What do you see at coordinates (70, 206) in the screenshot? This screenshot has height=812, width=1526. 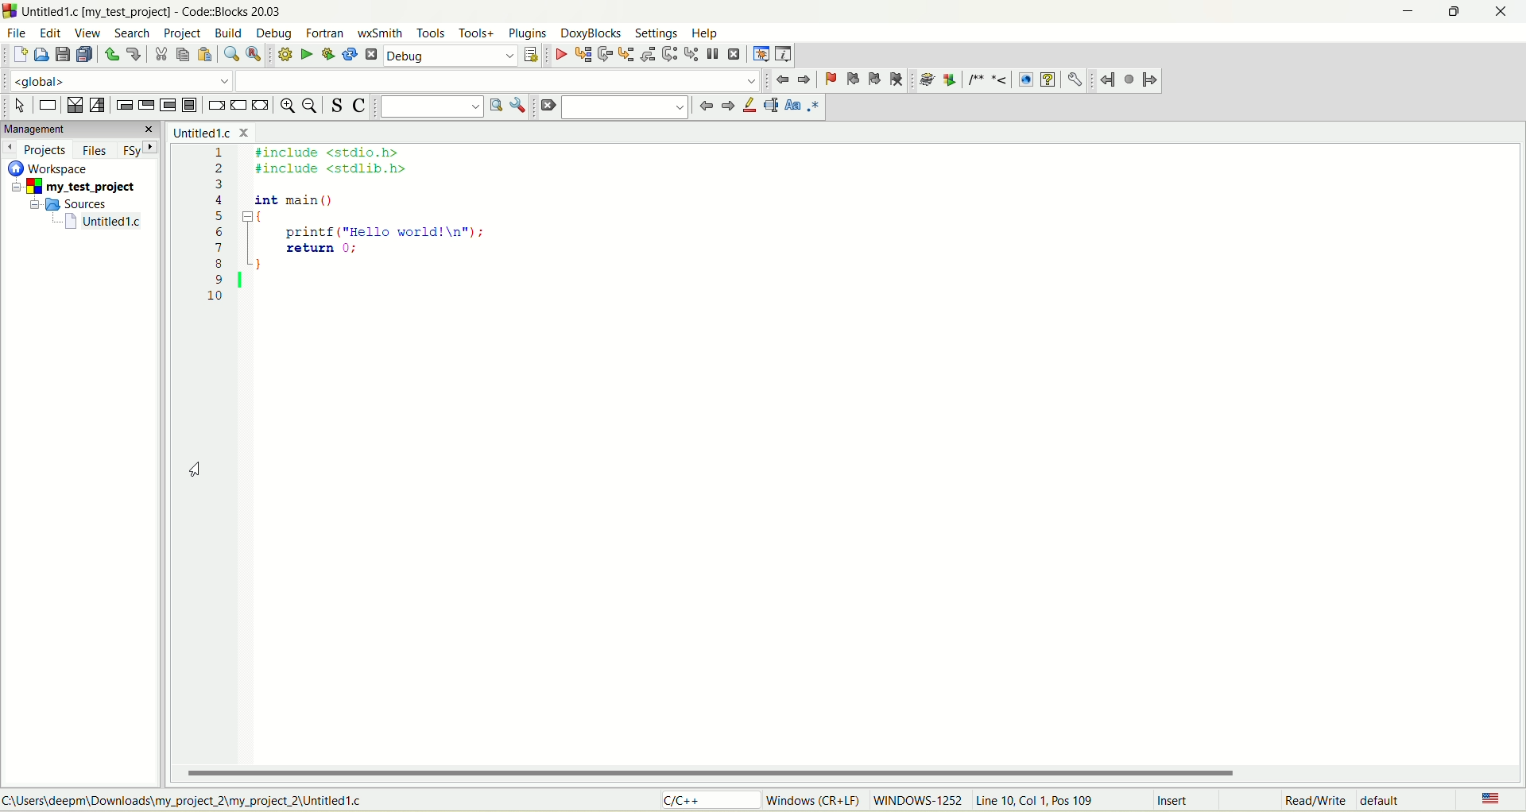 I see `sources` at bounding box center [70, 206].